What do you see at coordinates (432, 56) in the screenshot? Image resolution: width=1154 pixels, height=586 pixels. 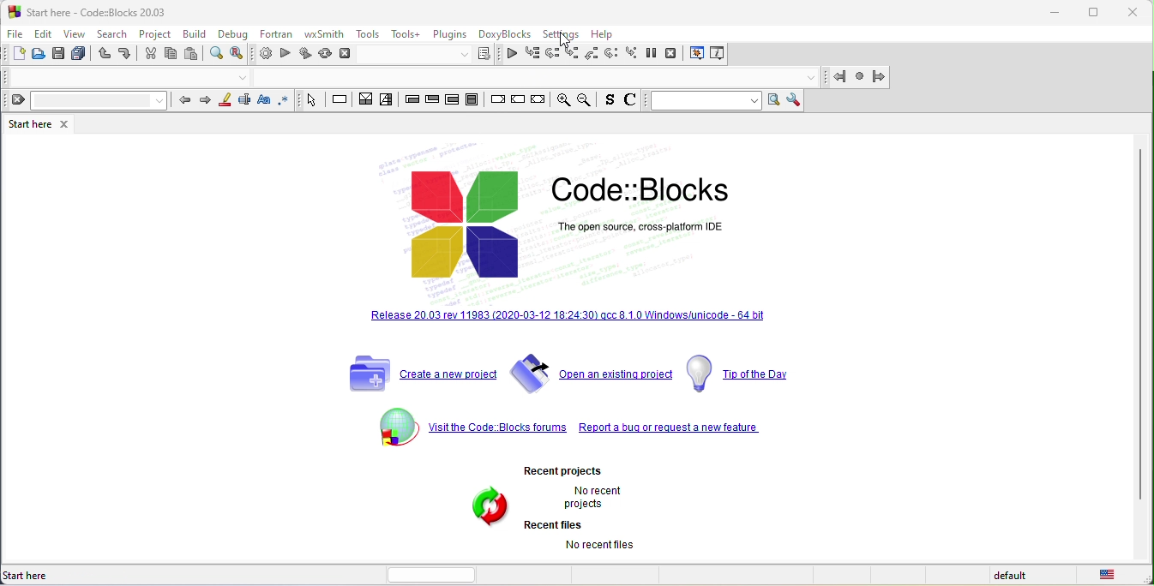 I see `select target dialog` at bounding box center [432, 56].